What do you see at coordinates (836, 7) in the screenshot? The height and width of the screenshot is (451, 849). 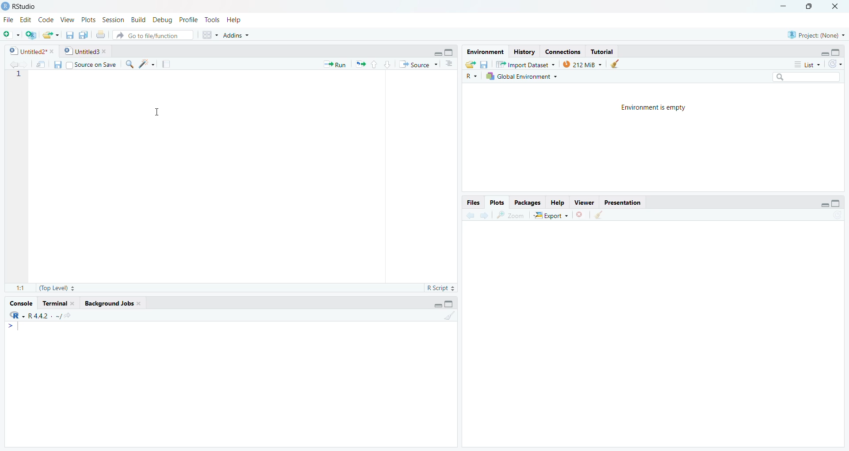 I see `close` at bounding box center [836, 7].